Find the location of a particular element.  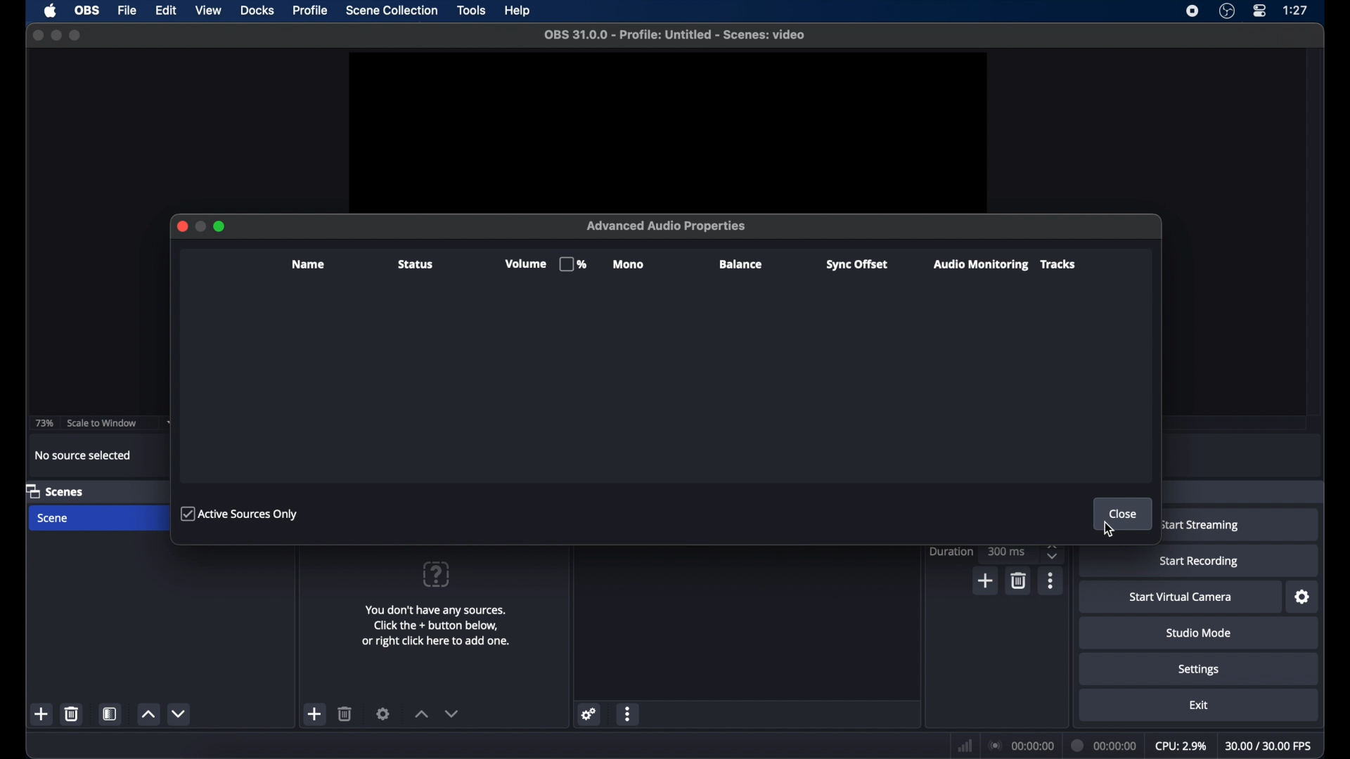

cpu is located at coordinates (1180, 746).